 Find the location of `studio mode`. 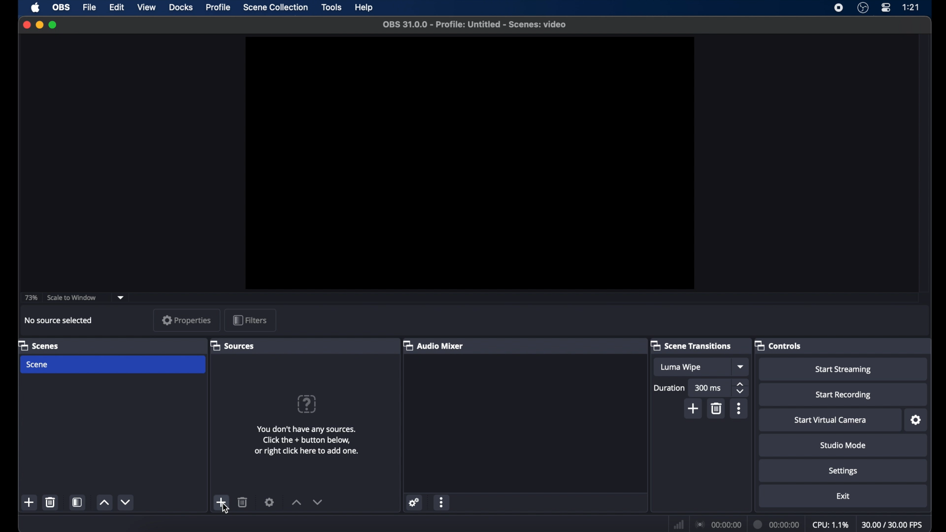

studio mode is located at coordinates (842, 445).